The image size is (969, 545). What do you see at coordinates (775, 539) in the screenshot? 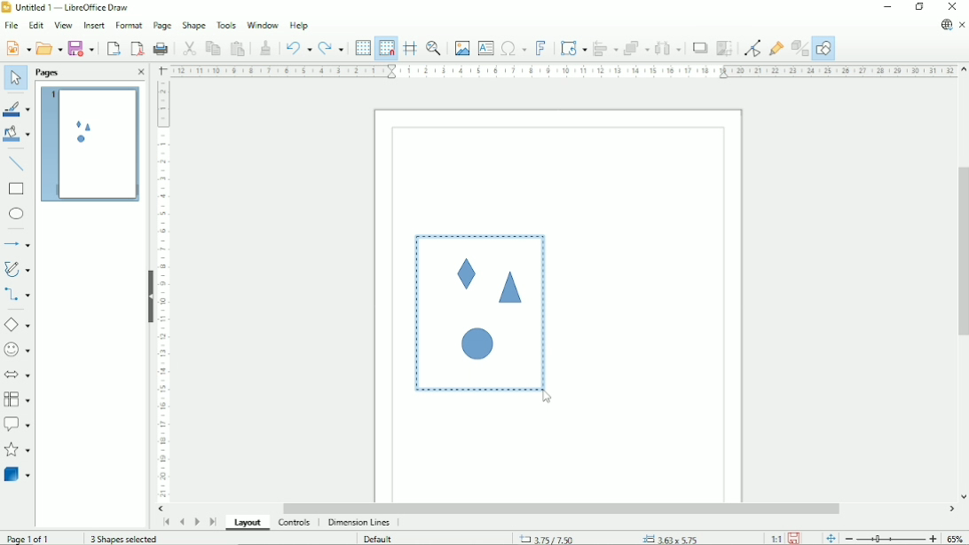
I see `Scaling factor` at bounding box center [775, 539].